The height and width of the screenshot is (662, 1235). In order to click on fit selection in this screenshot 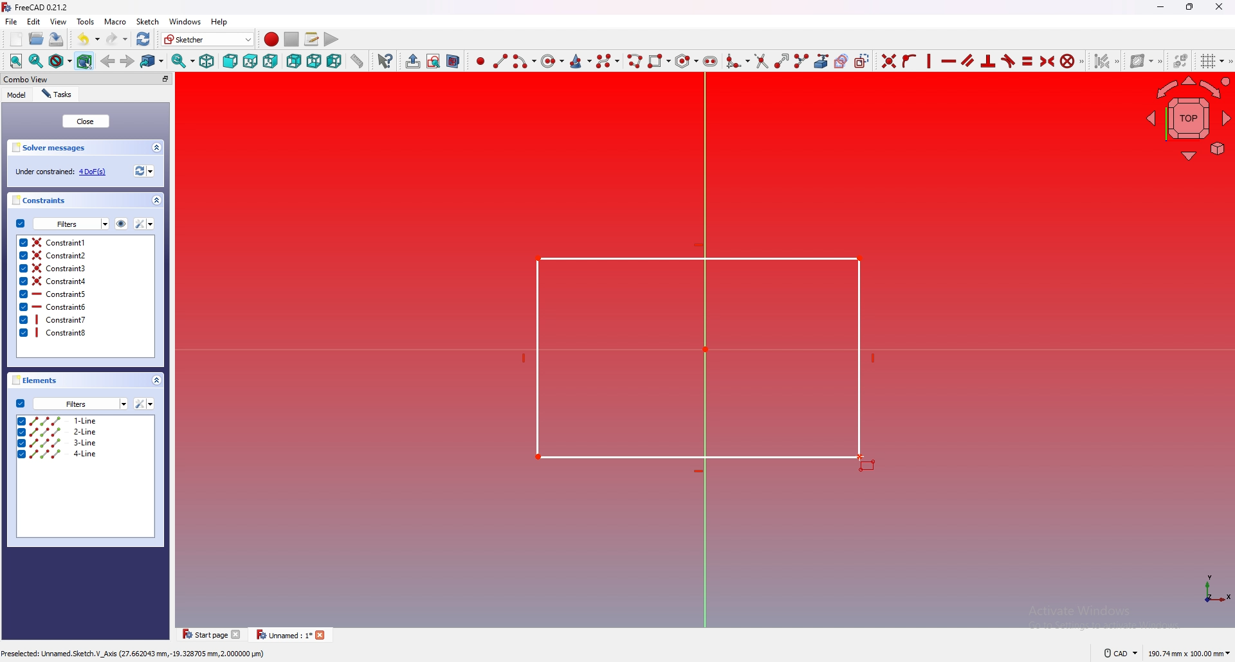, I will do `click(36, 61)`.